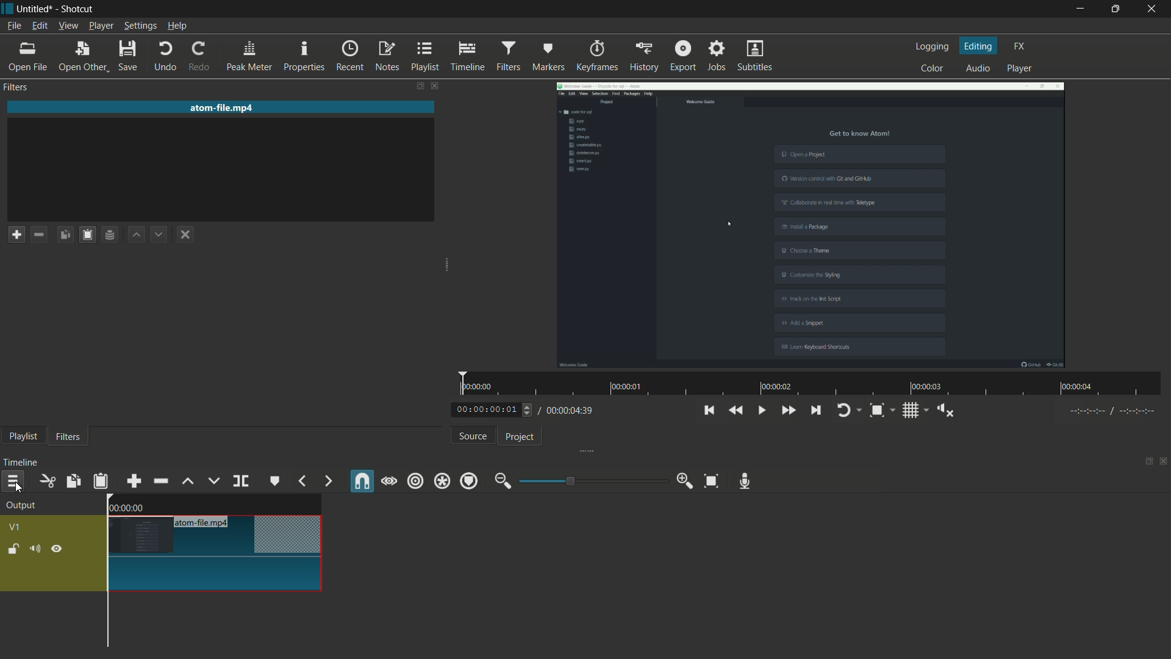  Describe the element at coordinates (815, 409) in the screenshot. I see `skip to the next point` at that location.